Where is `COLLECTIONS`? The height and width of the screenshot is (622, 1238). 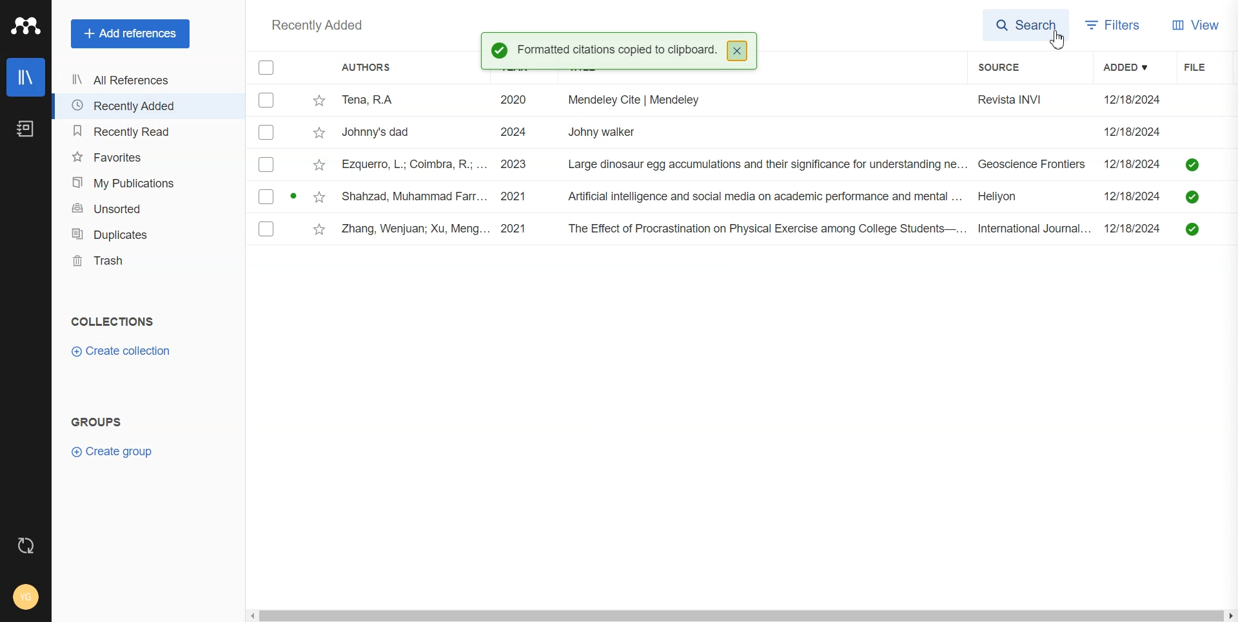
COLLECTIONS is located at coordinates (113, 321).